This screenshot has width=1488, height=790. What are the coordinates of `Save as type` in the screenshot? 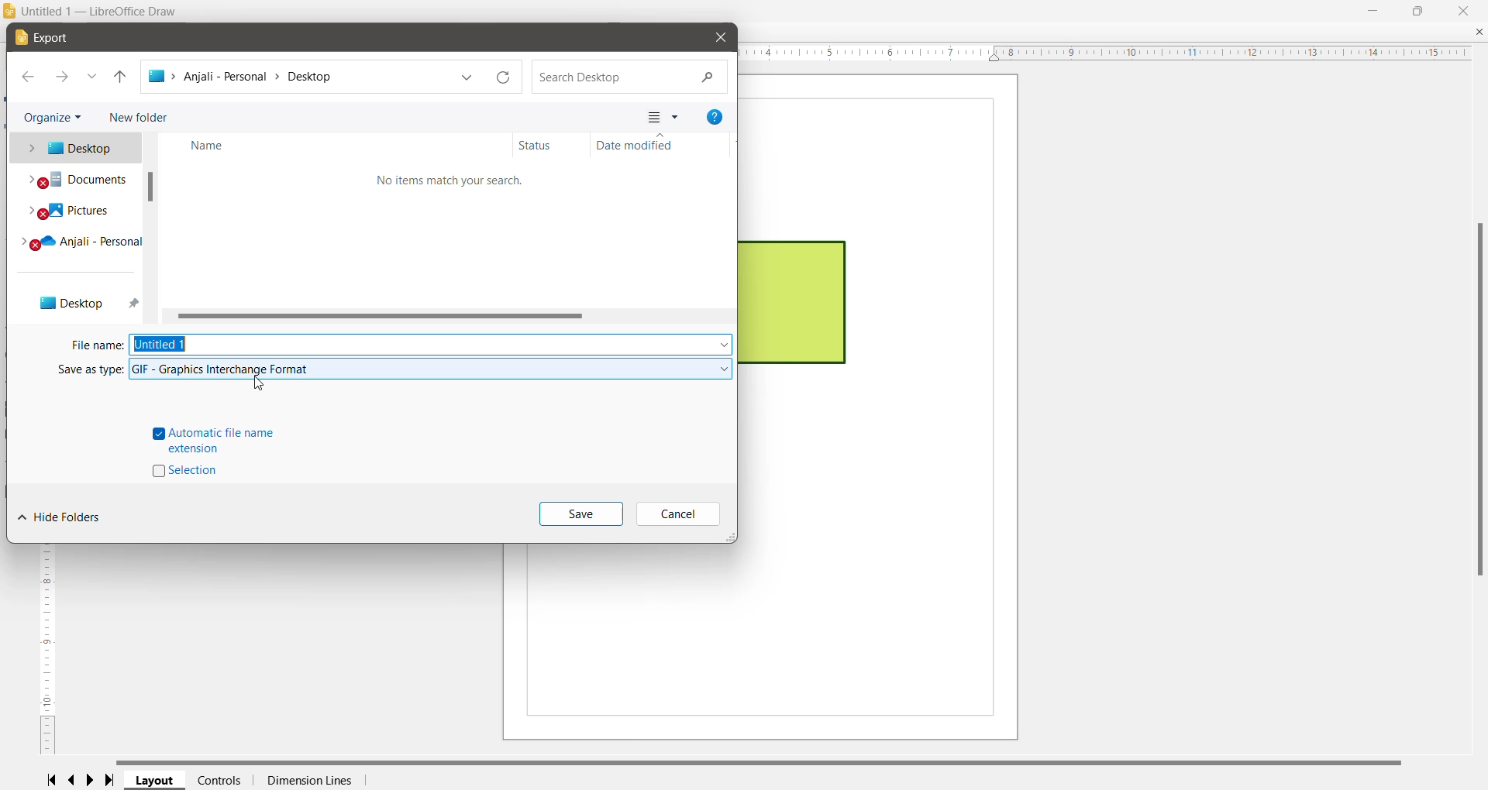 It's located at (91, 369).